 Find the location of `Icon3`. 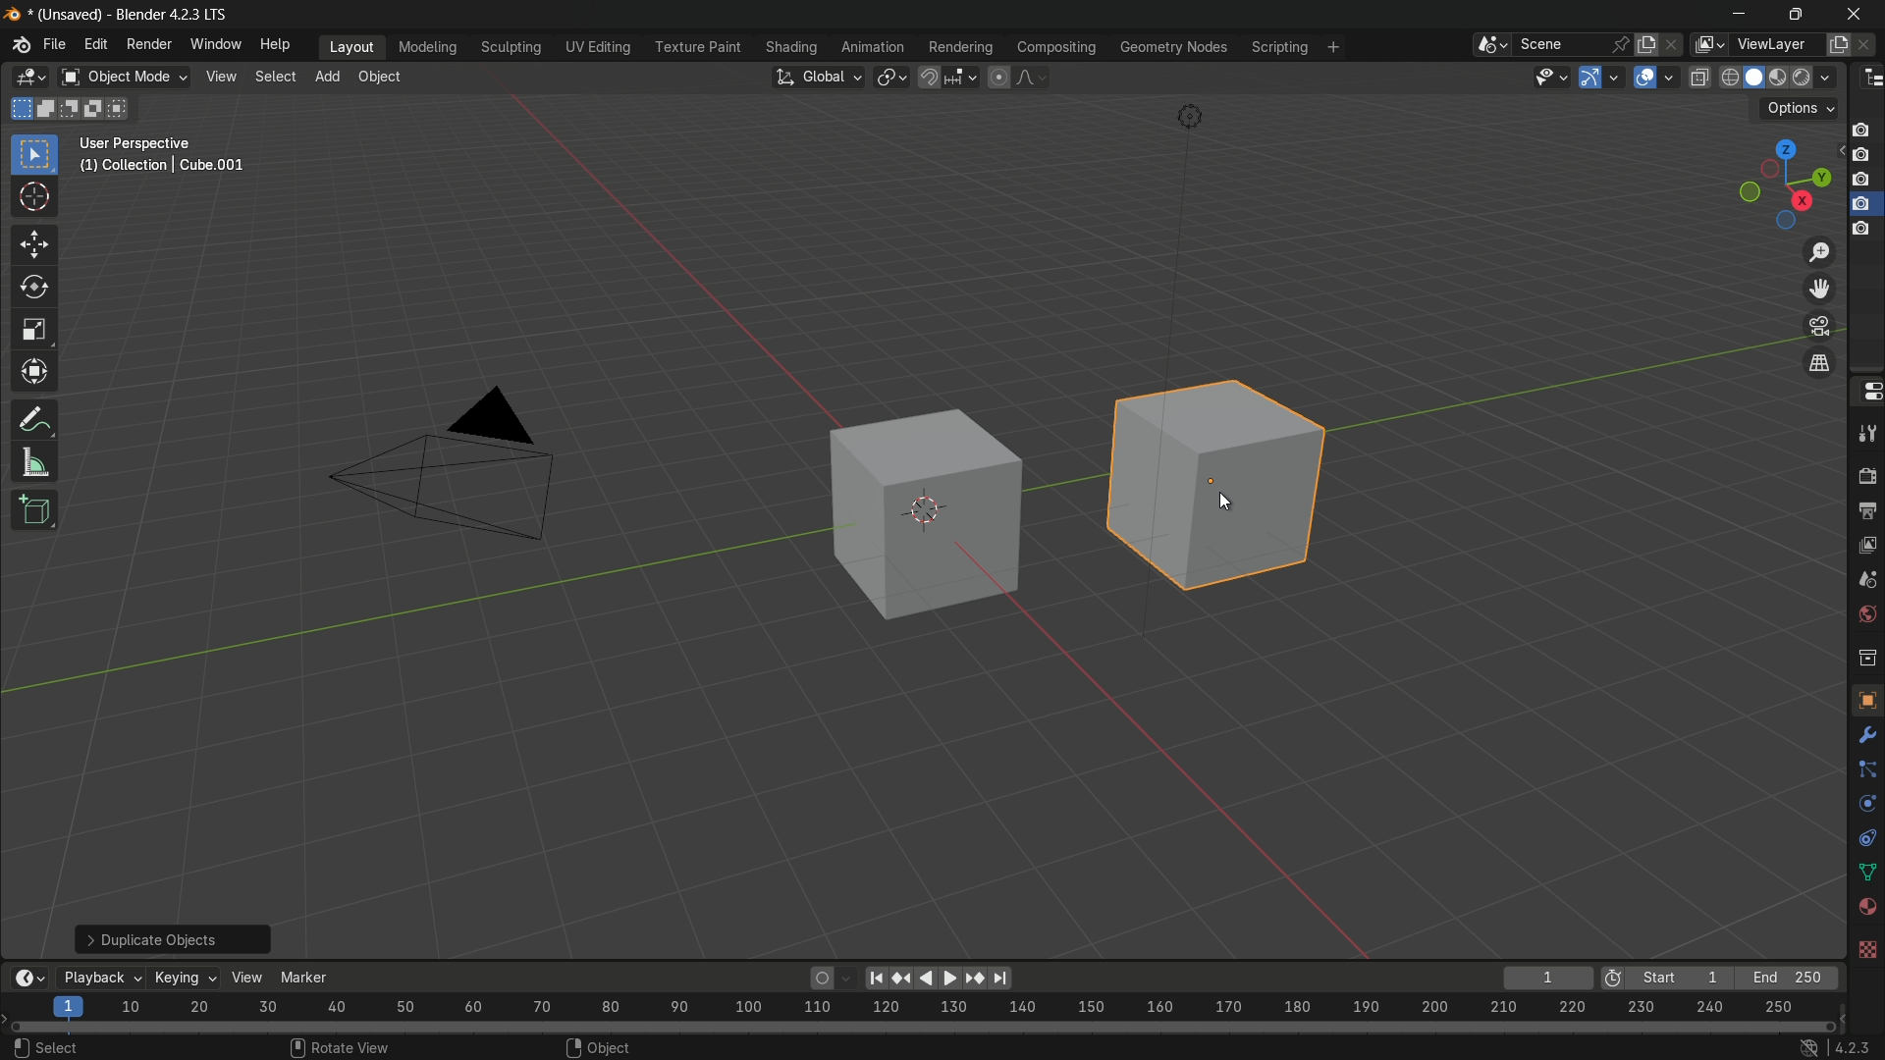

Icon3 is located at coordinates (1865, 181).